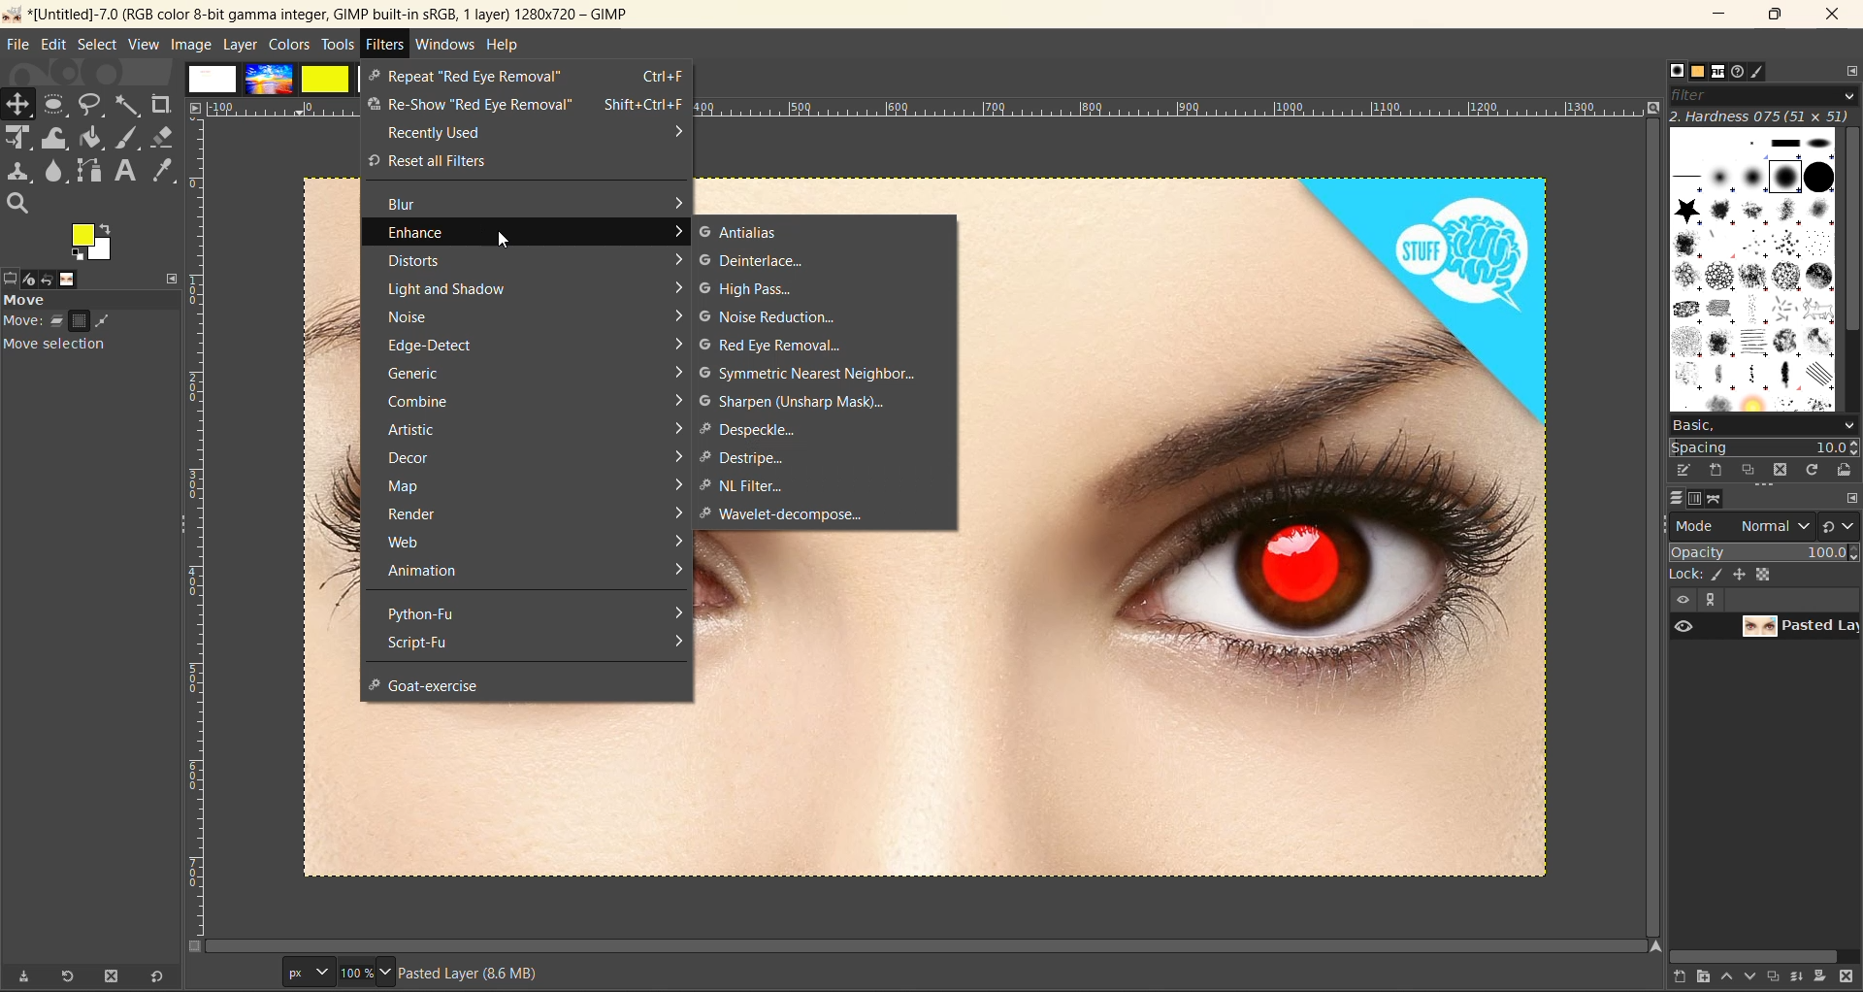 The height and width of the screenshot is (992, 1863). Describe the element at coordinates (337, 972) in the screenshot. I see `size` at that location.